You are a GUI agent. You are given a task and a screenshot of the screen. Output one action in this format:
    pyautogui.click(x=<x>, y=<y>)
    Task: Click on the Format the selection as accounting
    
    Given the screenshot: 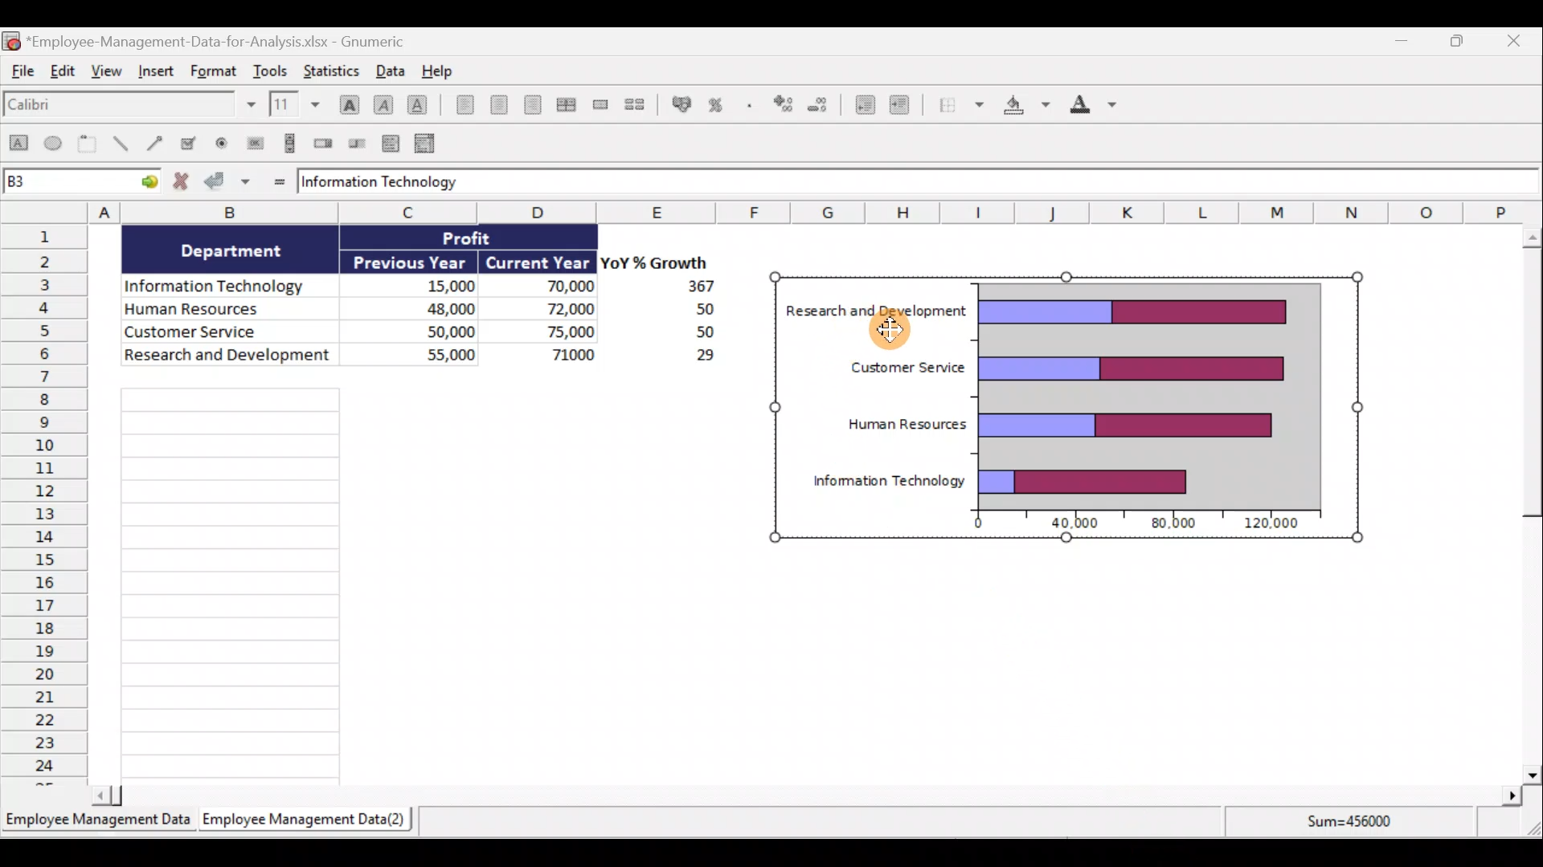 What is the action you would take?
    pyautogui.click(x=681, y=104)
    